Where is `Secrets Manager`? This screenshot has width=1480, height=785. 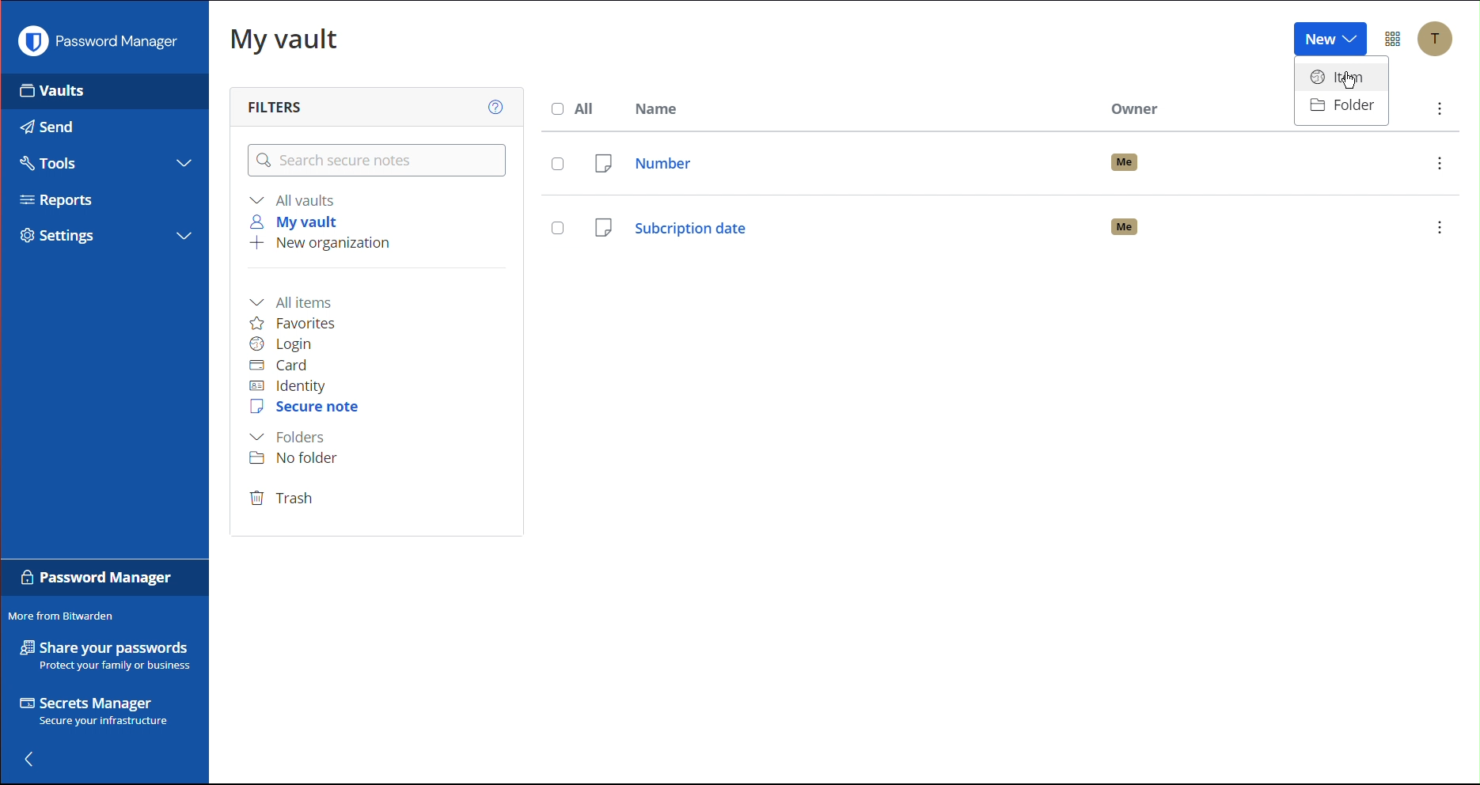
Secrets Manager is located at coordinates (92, 711).